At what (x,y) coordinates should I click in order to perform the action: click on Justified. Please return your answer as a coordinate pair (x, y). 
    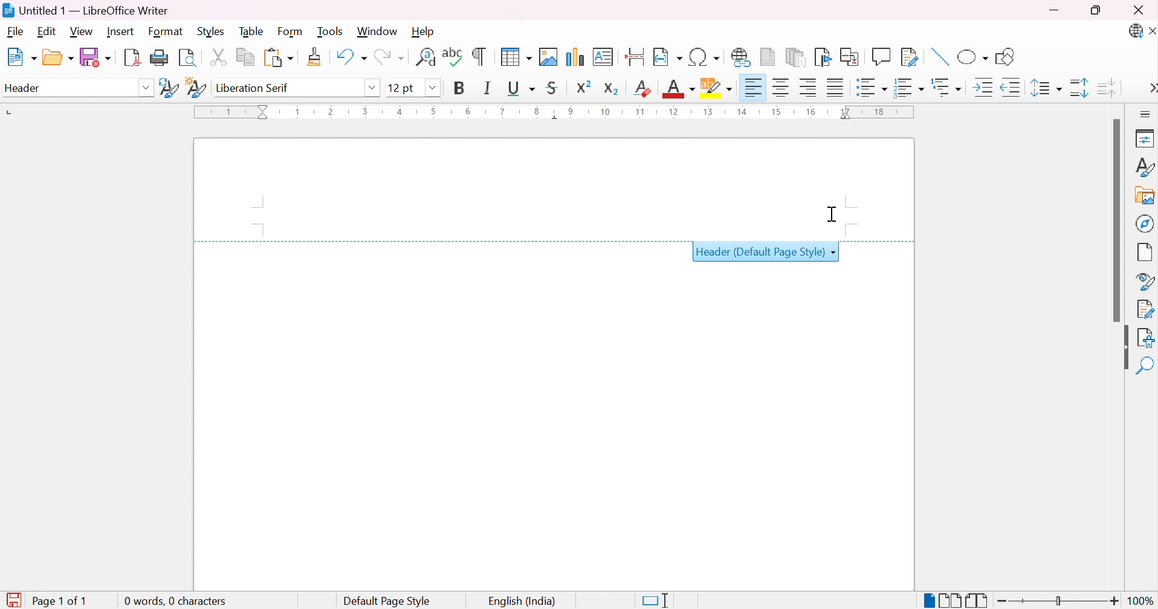
    Looking at the image, I should click on (836, 86).